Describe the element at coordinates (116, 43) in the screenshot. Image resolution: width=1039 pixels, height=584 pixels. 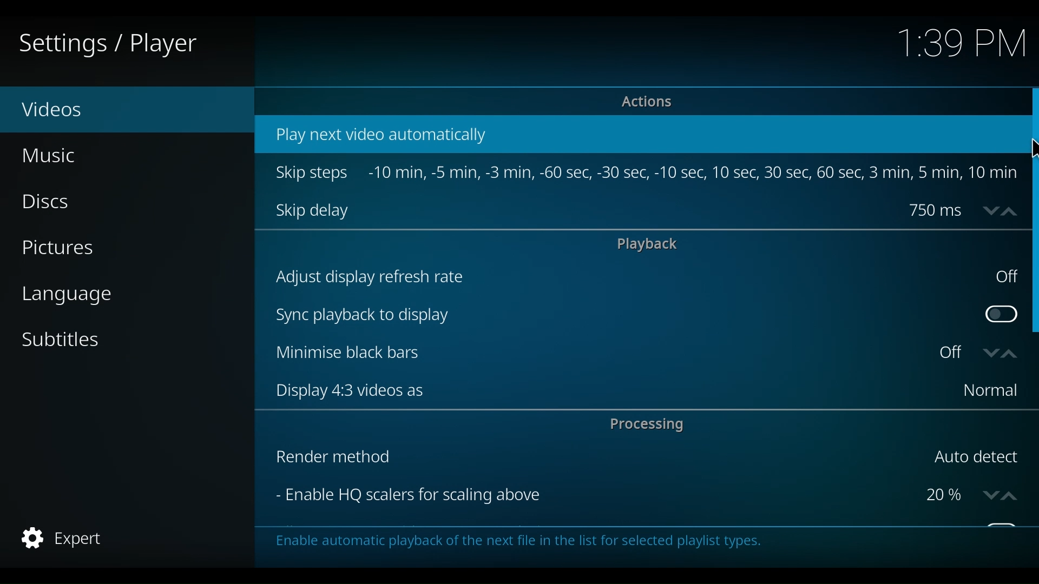
I see `Settings / Player` at that location.